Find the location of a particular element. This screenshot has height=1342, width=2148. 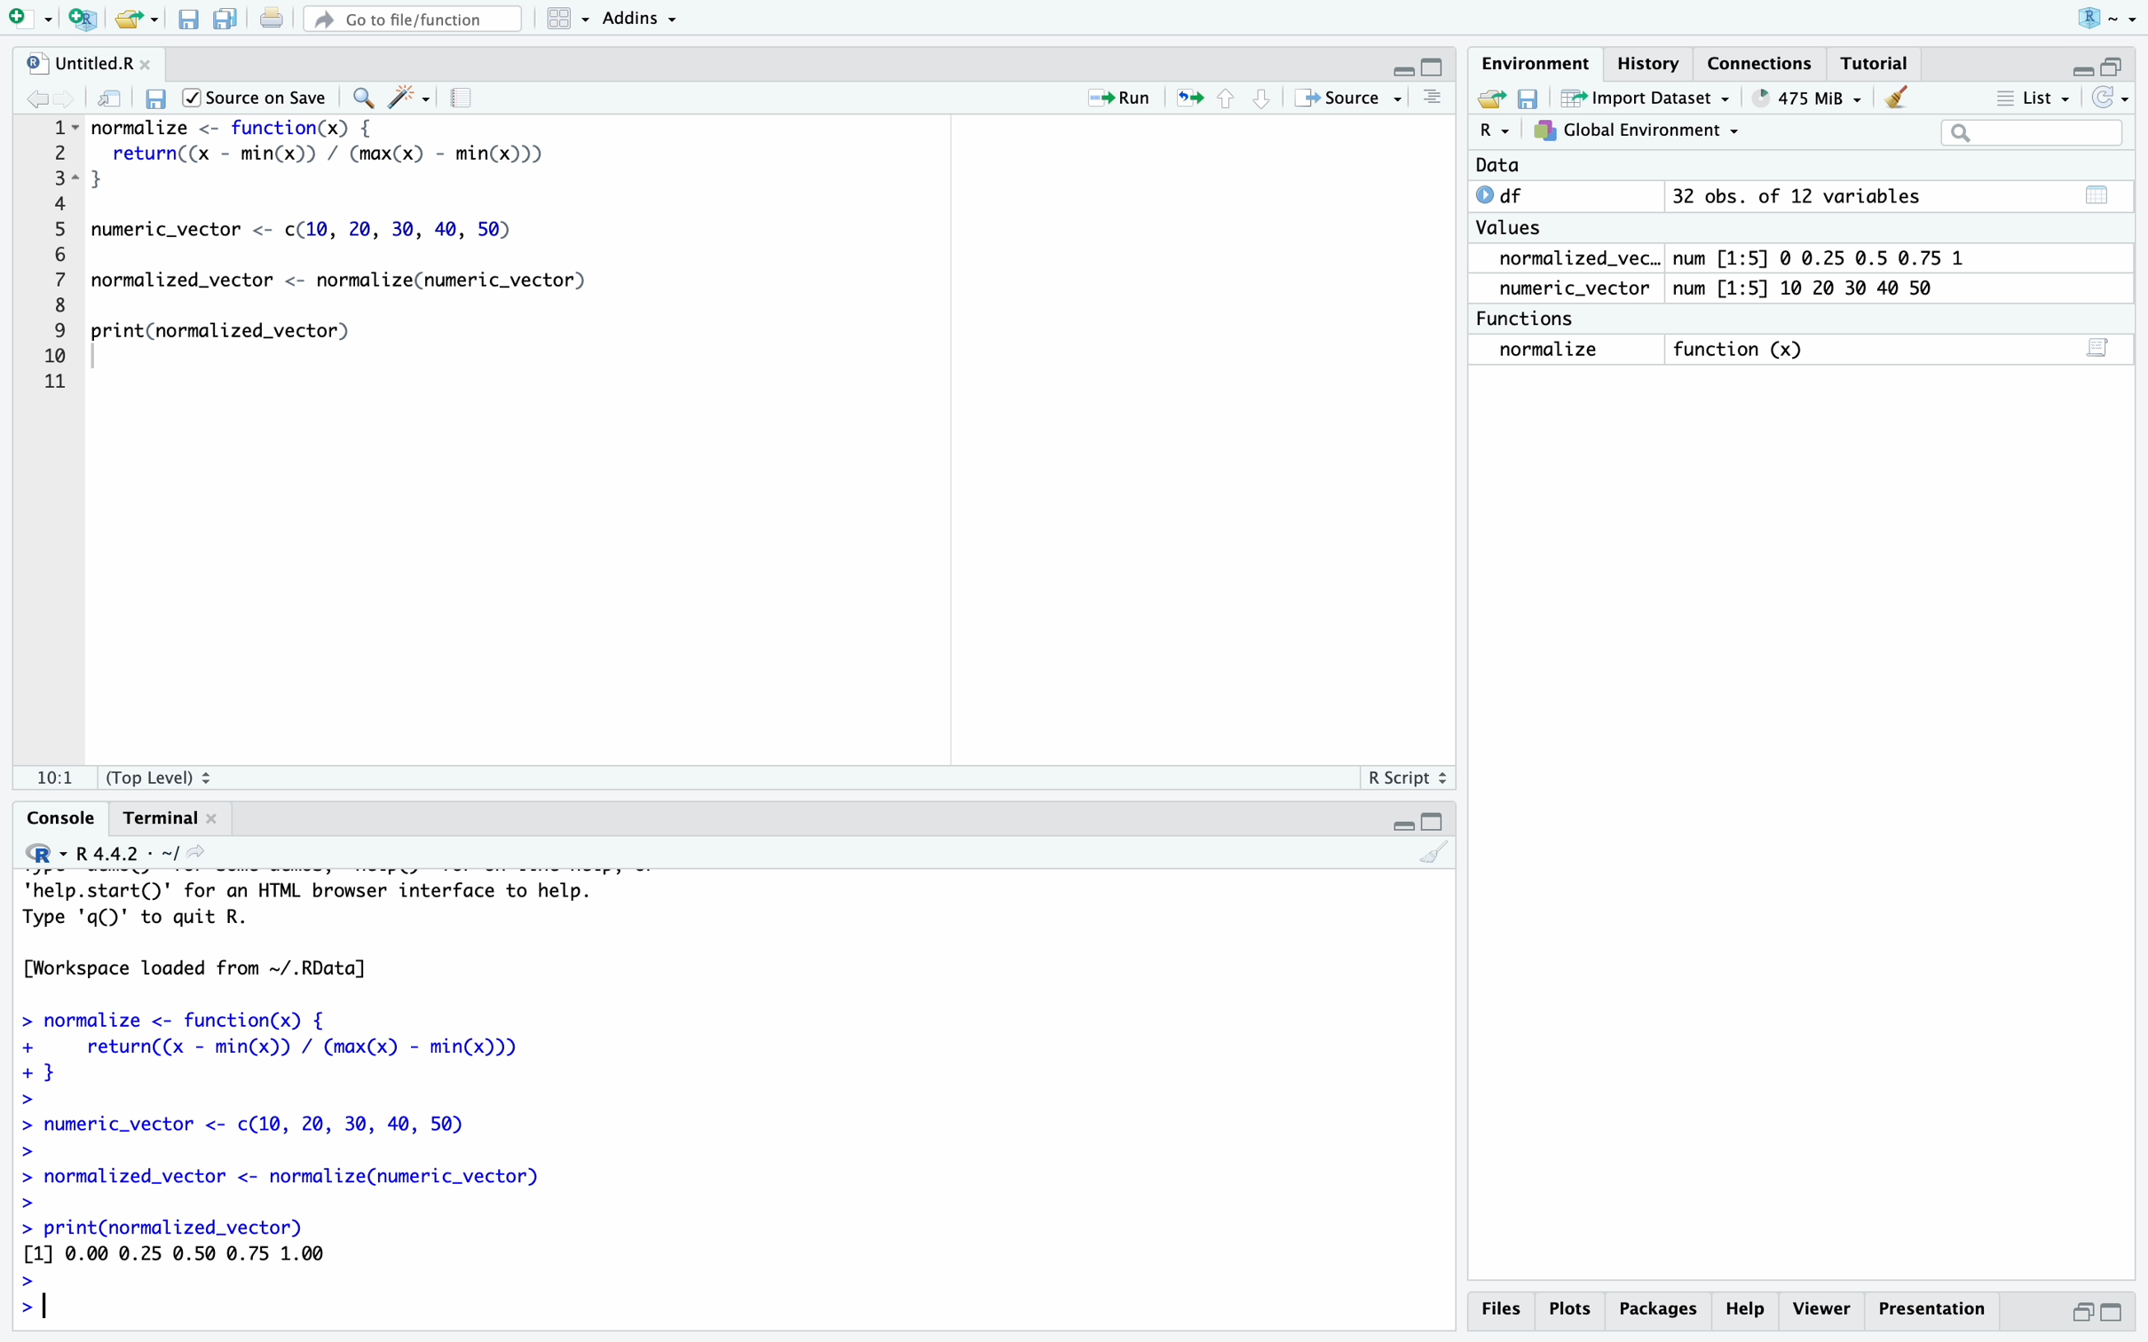

1234567891011 is located at coordinates (50, 259).